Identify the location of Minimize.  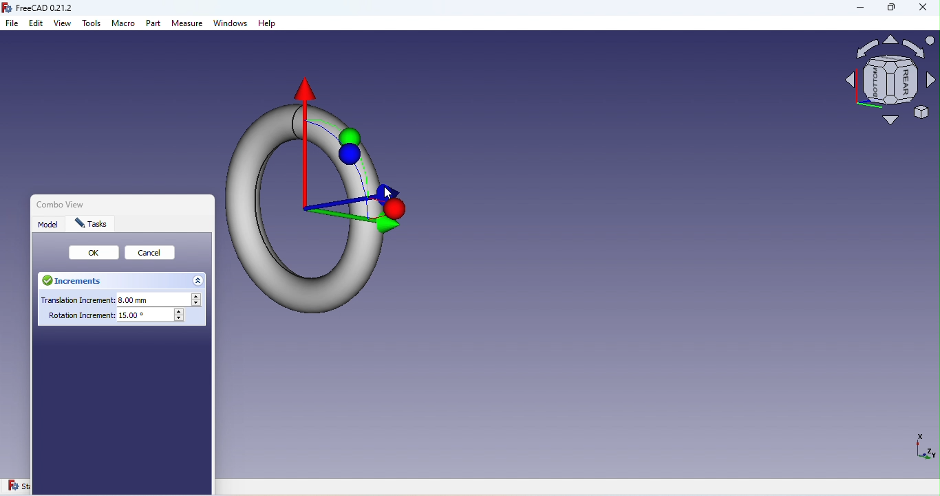
(854, 10).